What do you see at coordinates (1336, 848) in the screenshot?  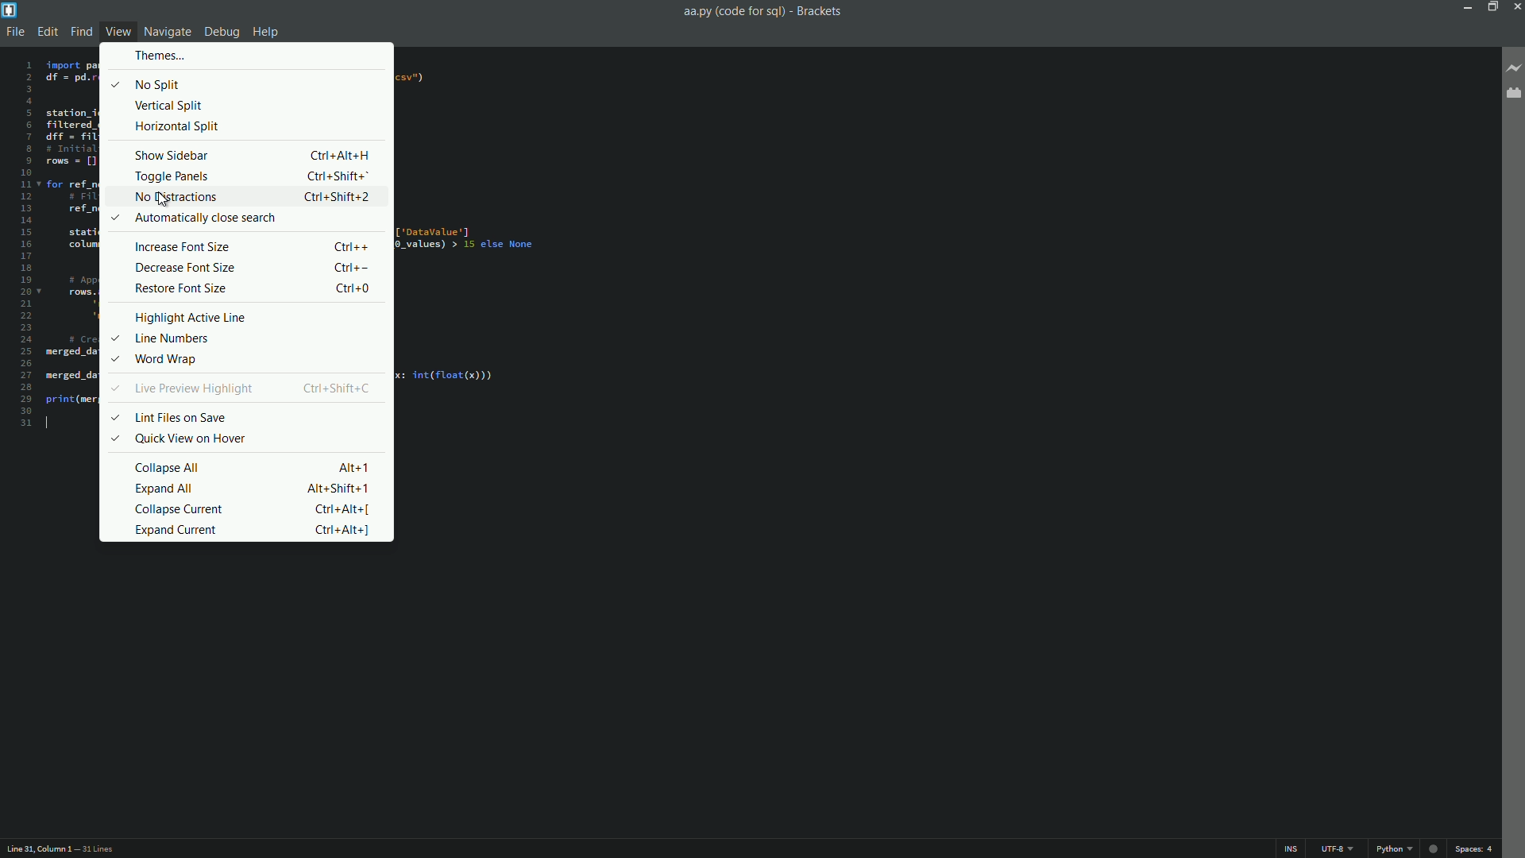 I see `UTF-8` at bounding box center [1336, 848].